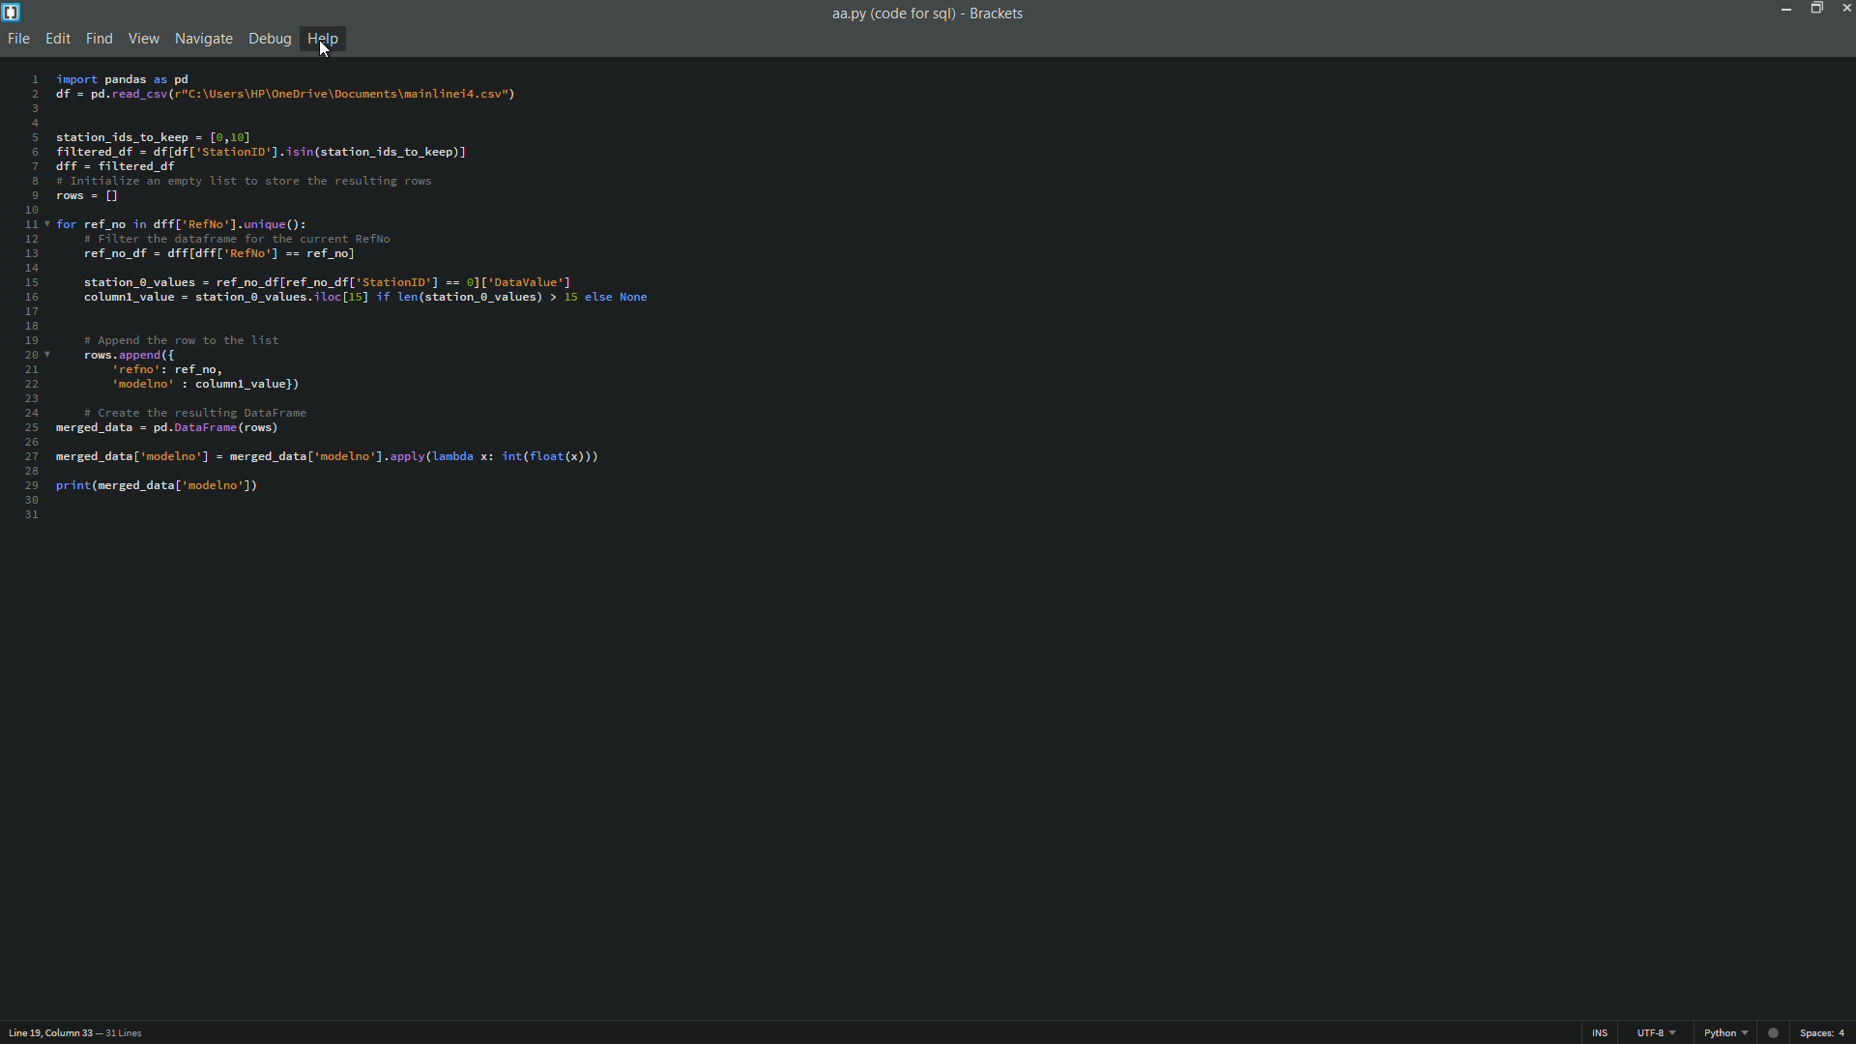 The image size is (1856, 1044). I want to click on number of lines, so click(127, 1034).